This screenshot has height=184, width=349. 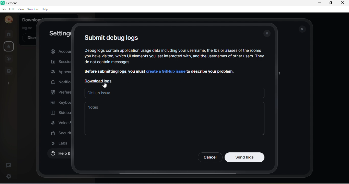 I want to click on download logs, so click(x=100, y=80).